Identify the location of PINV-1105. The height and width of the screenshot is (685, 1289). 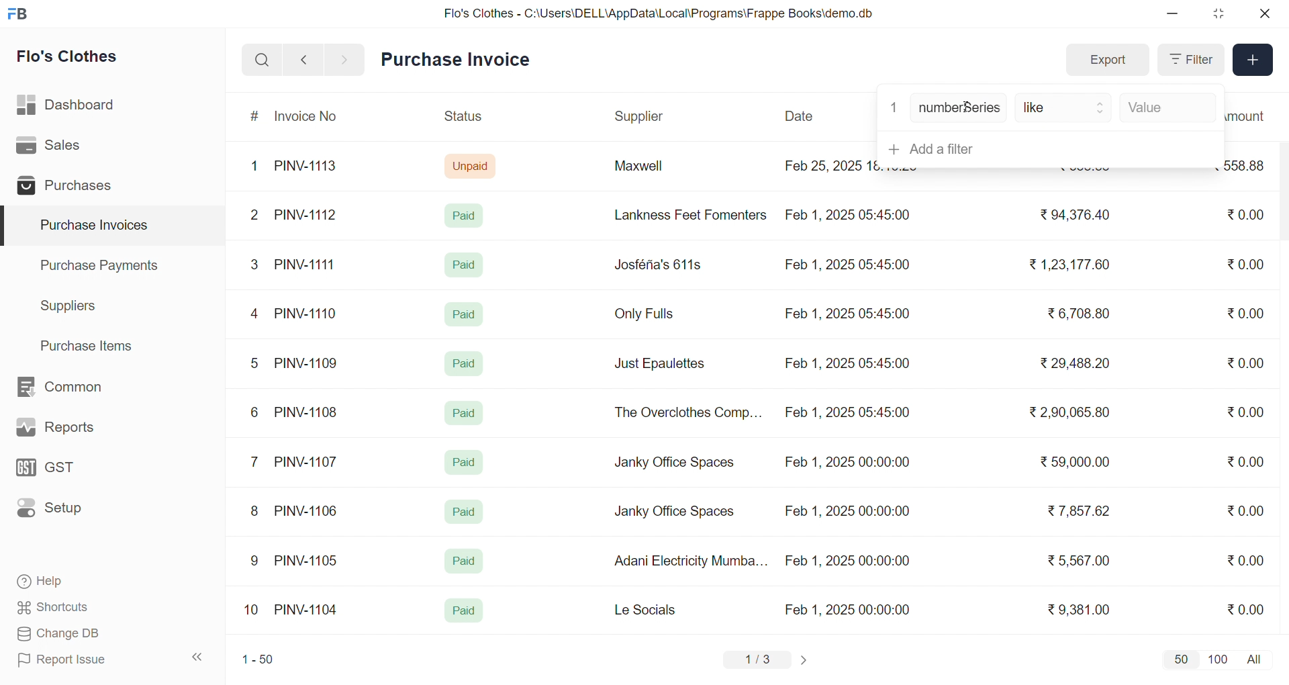
(309, 560).